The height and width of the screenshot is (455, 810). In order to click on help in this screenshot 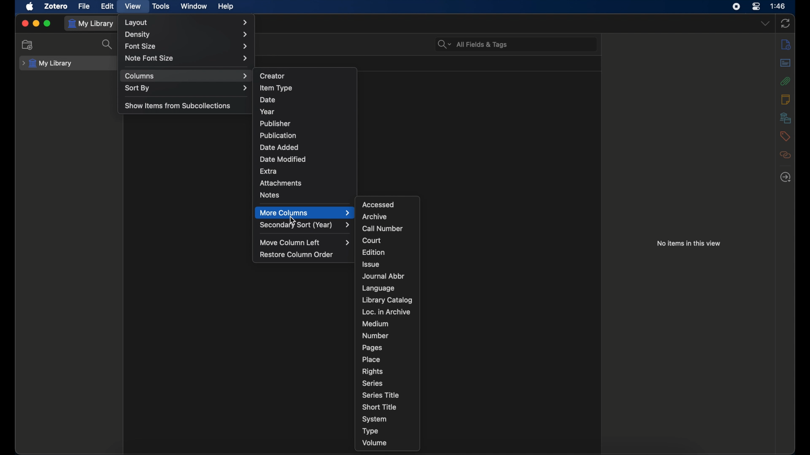, I will do `click(225, 6)`.